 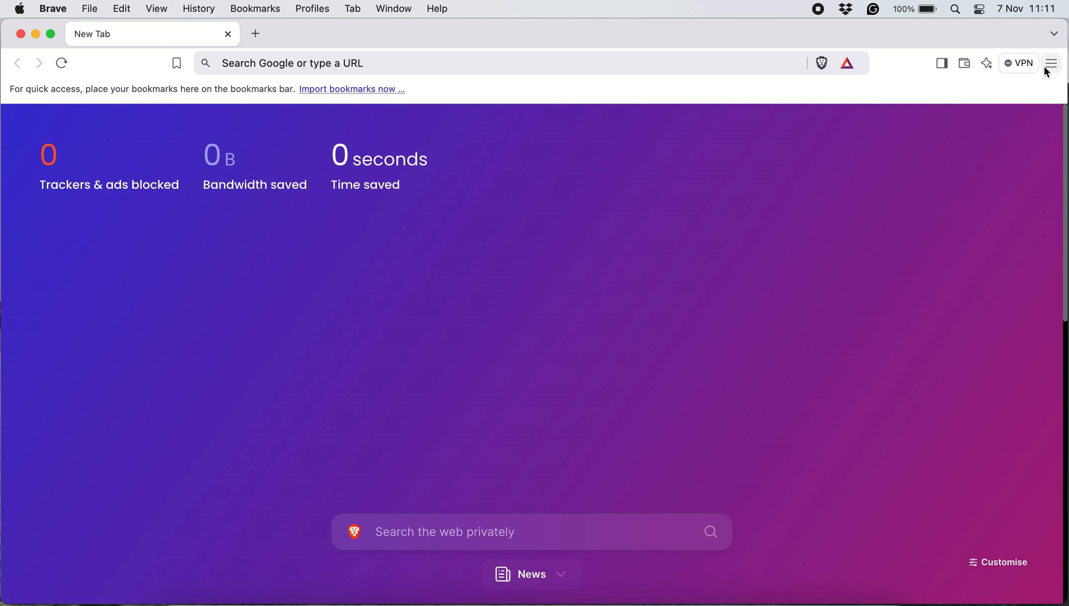 What do you see at coordinates (154, 9) in the screenshot?
I see `view` at bounding box center [154, 9].